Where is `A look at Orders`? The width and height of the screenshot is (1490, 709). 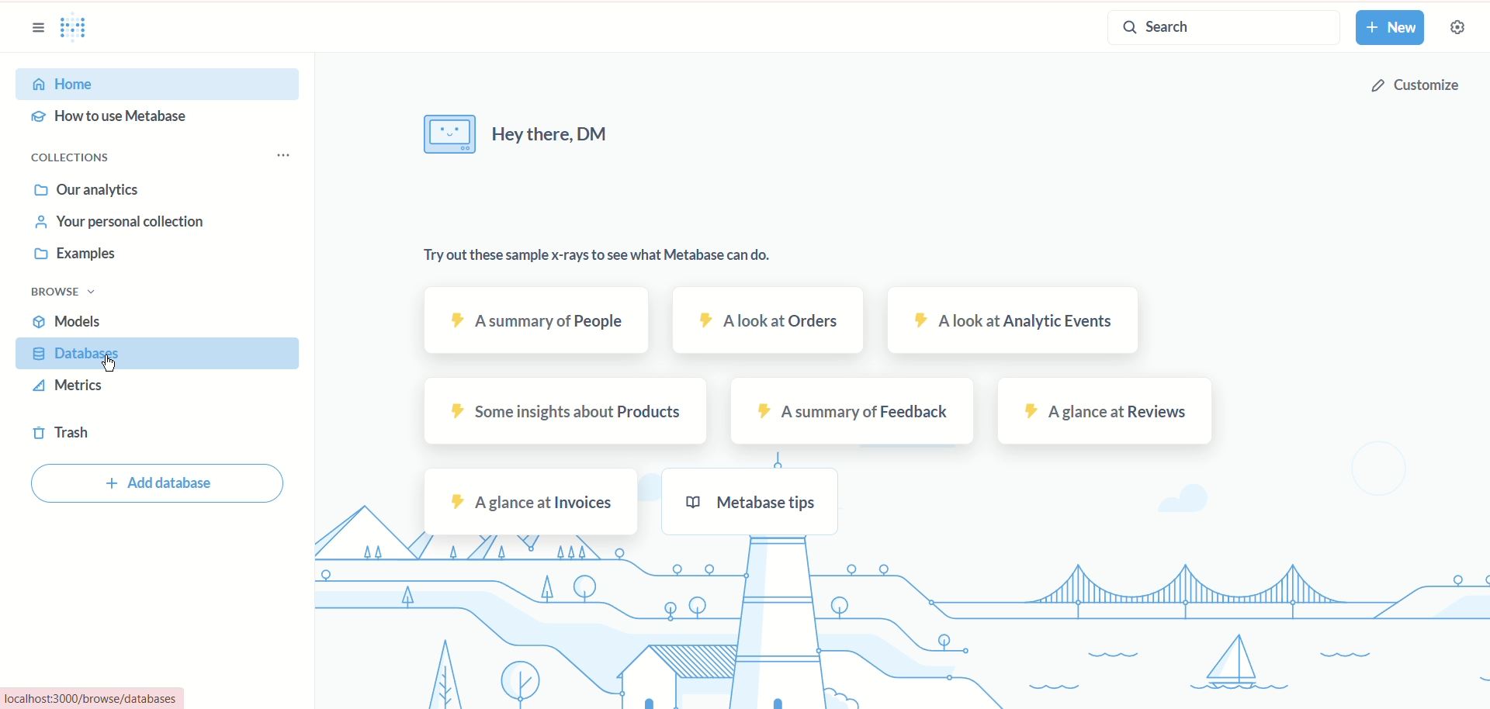 A look at Orders is located at coordinates (766, 319).